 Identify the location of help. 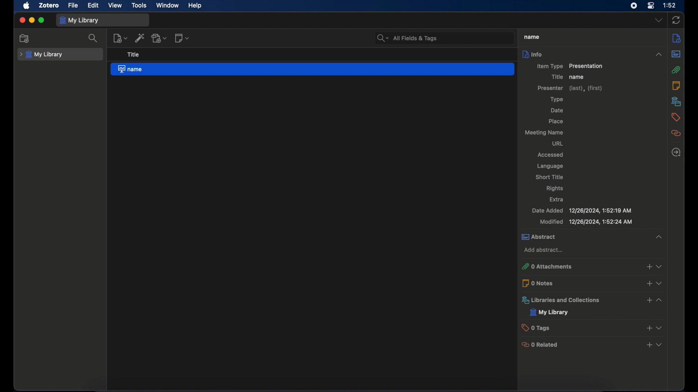
(195, 5).